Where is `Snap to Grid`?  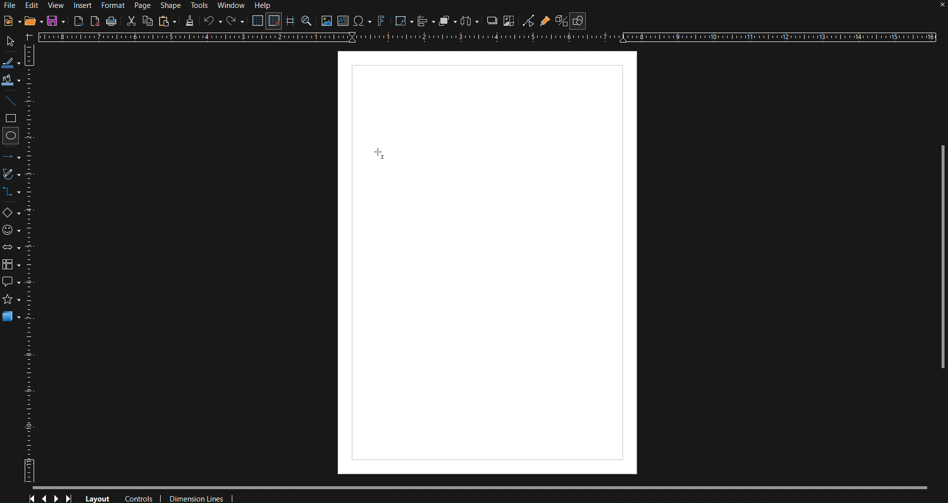
Snap to Grid is located at coordinates (274, 22).